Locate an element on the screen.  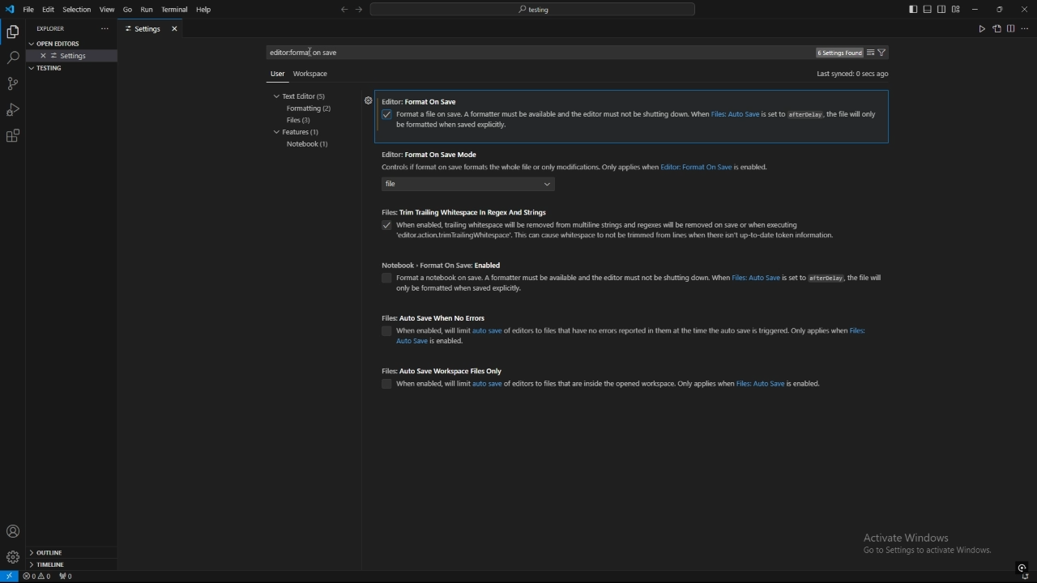
settings found is located at coordinates (838, 53).